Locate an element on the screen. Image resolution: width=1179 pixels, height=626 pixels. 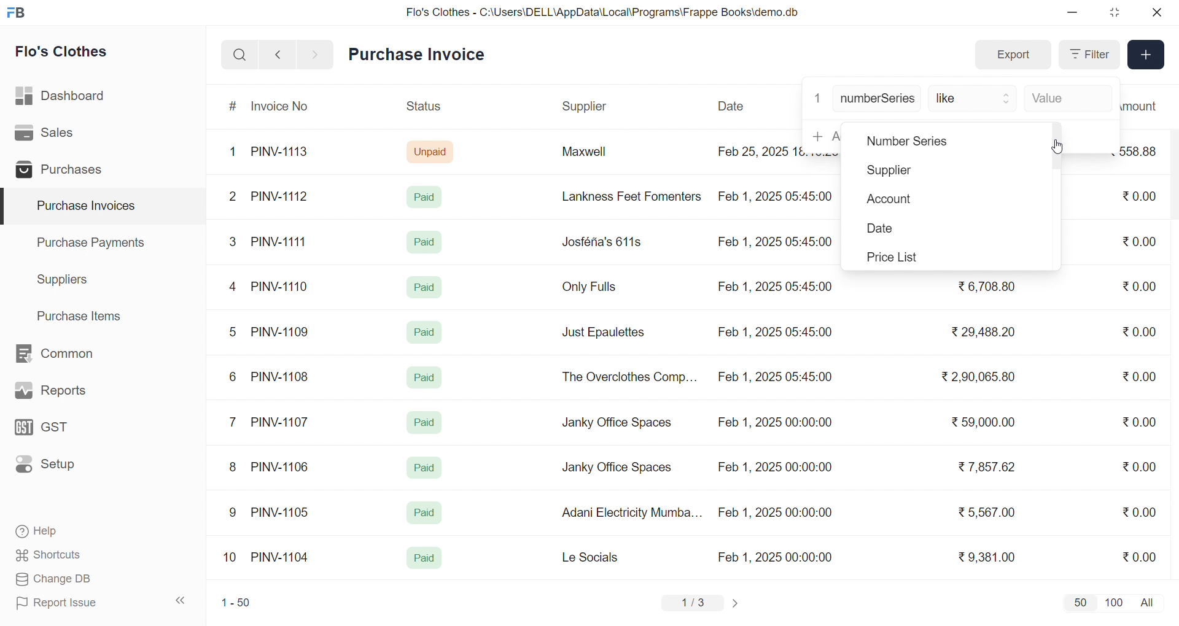
Paid is located at coordinates (425, 377).